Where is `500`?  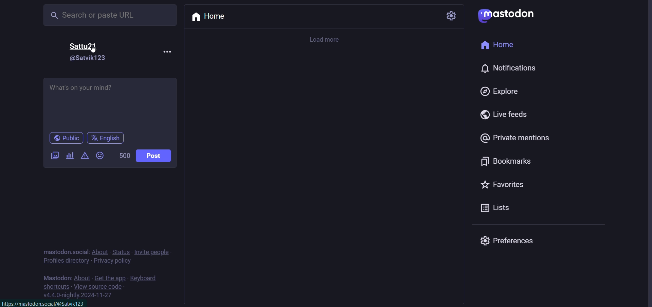
500 is located at coordinates (123, 156).